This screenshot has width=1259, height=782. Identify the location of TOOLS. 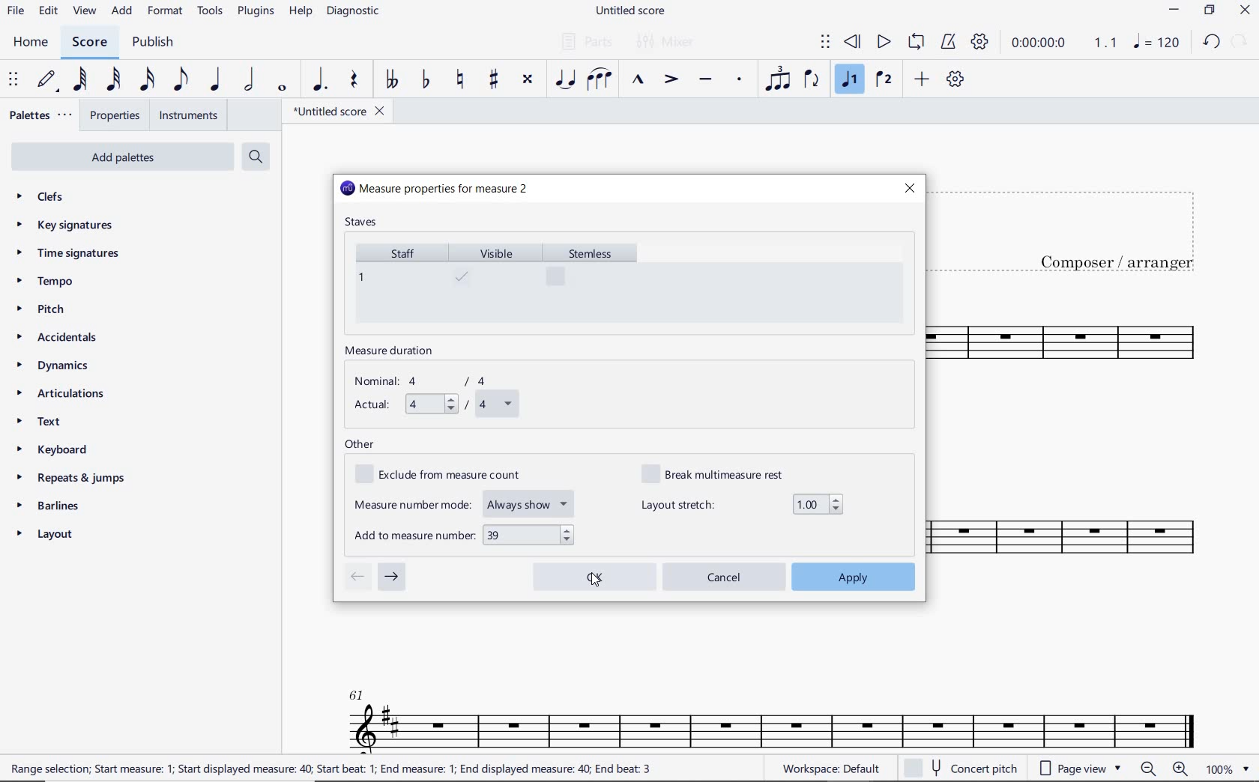
(211, 13).